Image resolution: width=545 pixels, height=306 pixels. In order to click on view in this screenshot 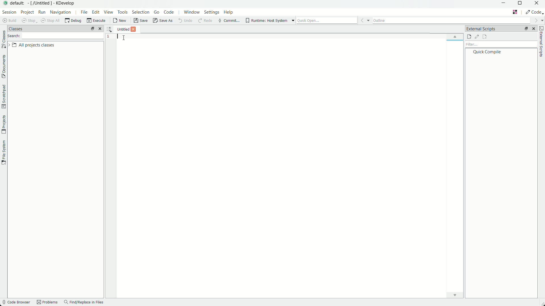, I will do `click(108, 12)`.